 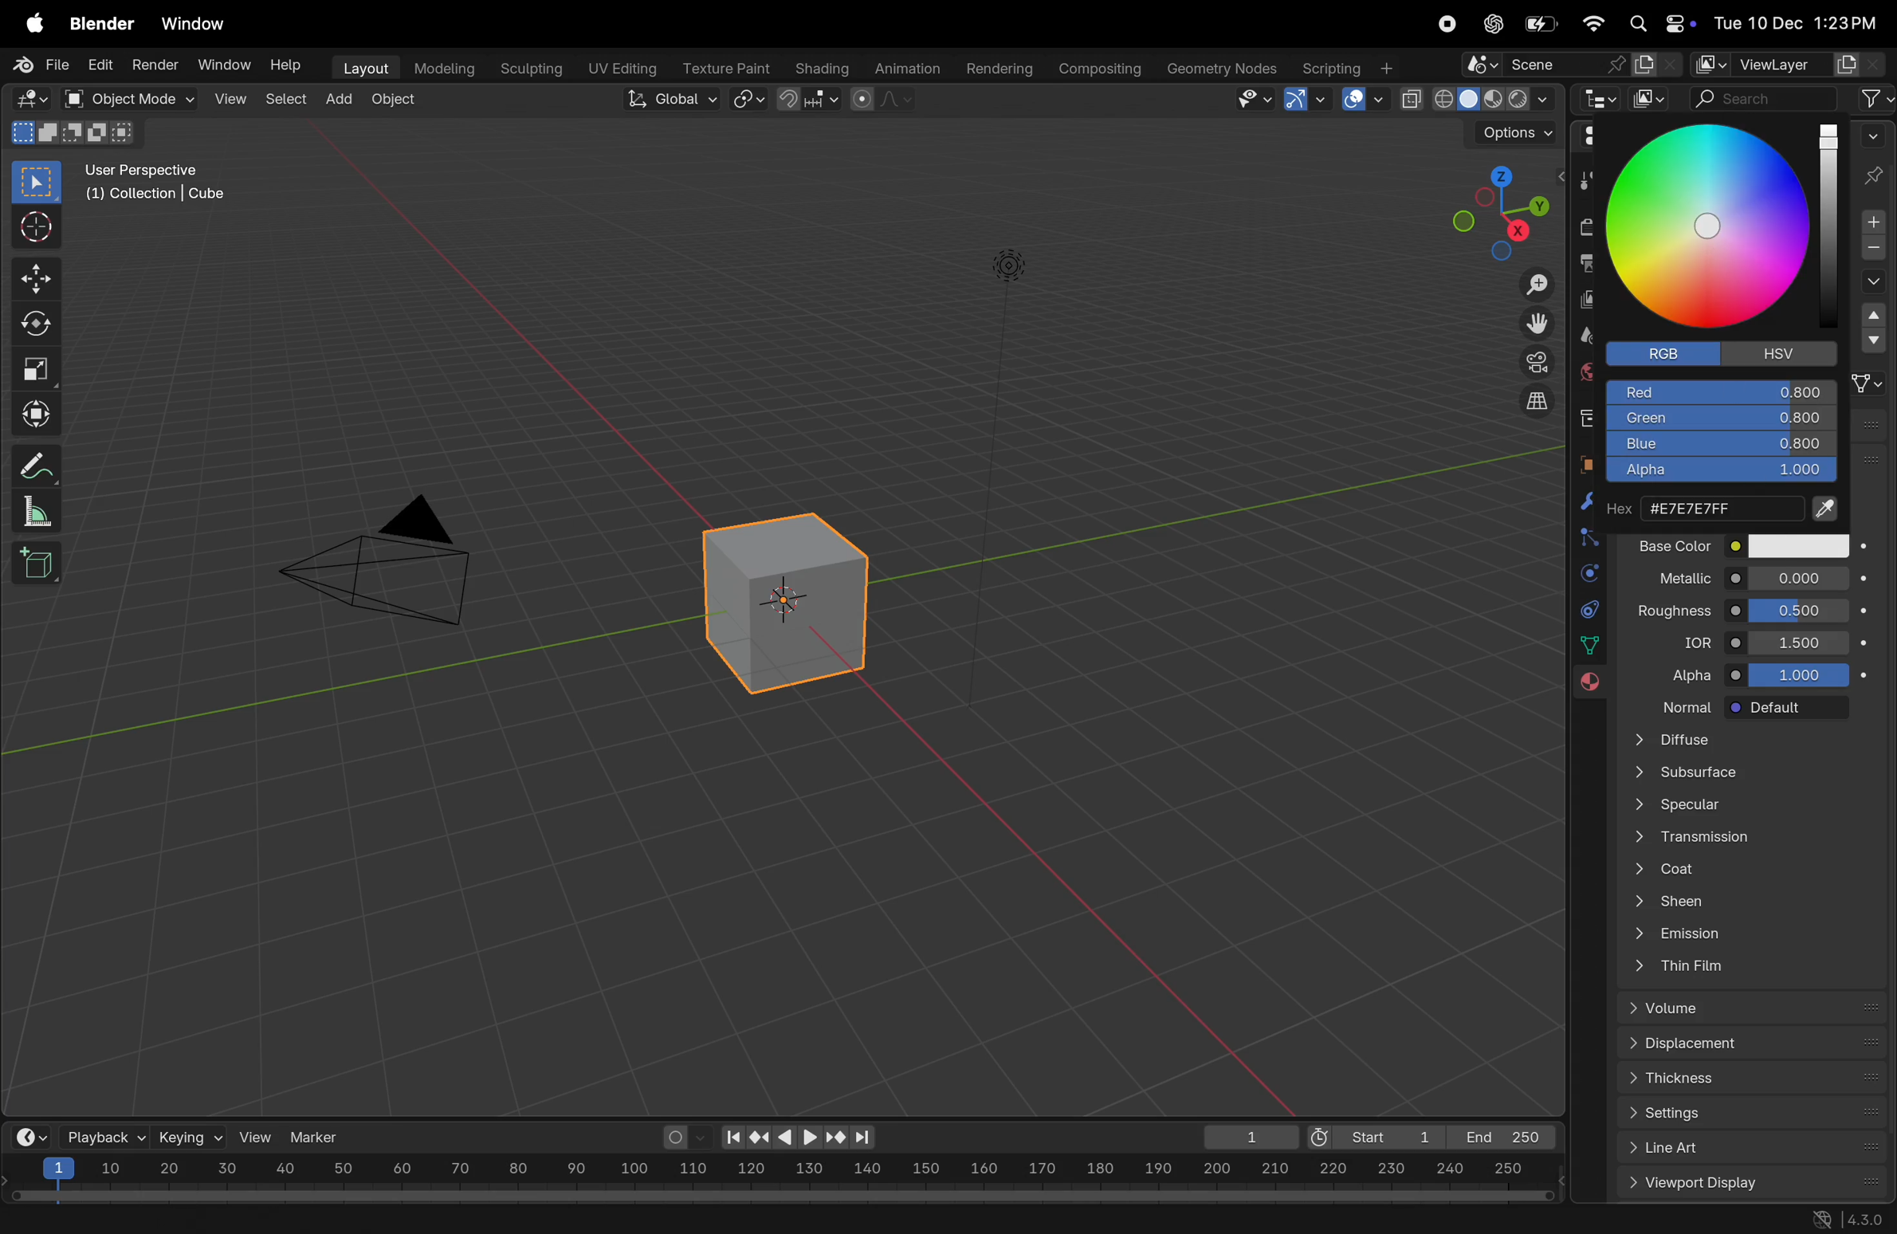 What do you see at coordinates (1869, 223) in the screenshot?
I see `add material` at bounding box center [1869, 223].